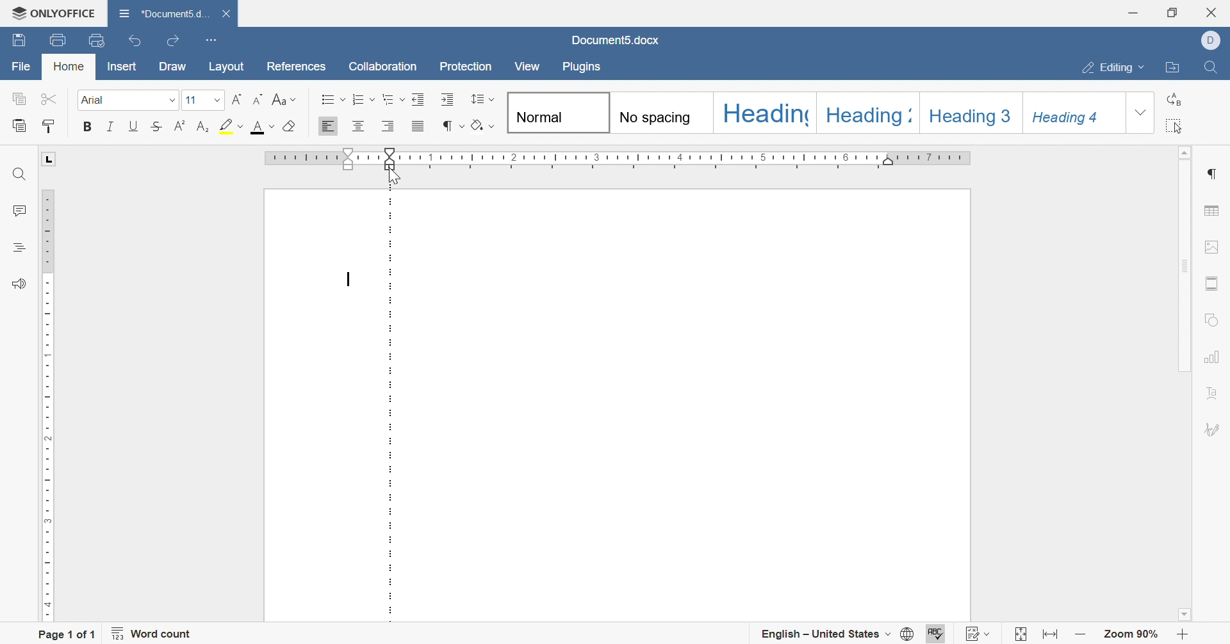 The image size is (1230, 644). Describe the element at coordinates (119, 68) in the screenshot. I see `insert` at that location.